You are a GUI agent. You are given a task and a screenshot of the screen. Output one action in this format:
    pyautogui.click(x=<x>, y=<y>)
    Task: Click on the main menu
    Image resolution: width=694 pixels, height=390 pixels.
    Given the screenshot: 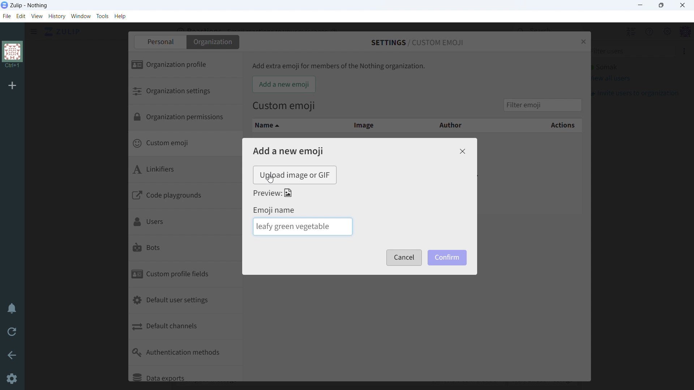 What is the action you would take?
    pyautogui.click(x=659, y=31)
    